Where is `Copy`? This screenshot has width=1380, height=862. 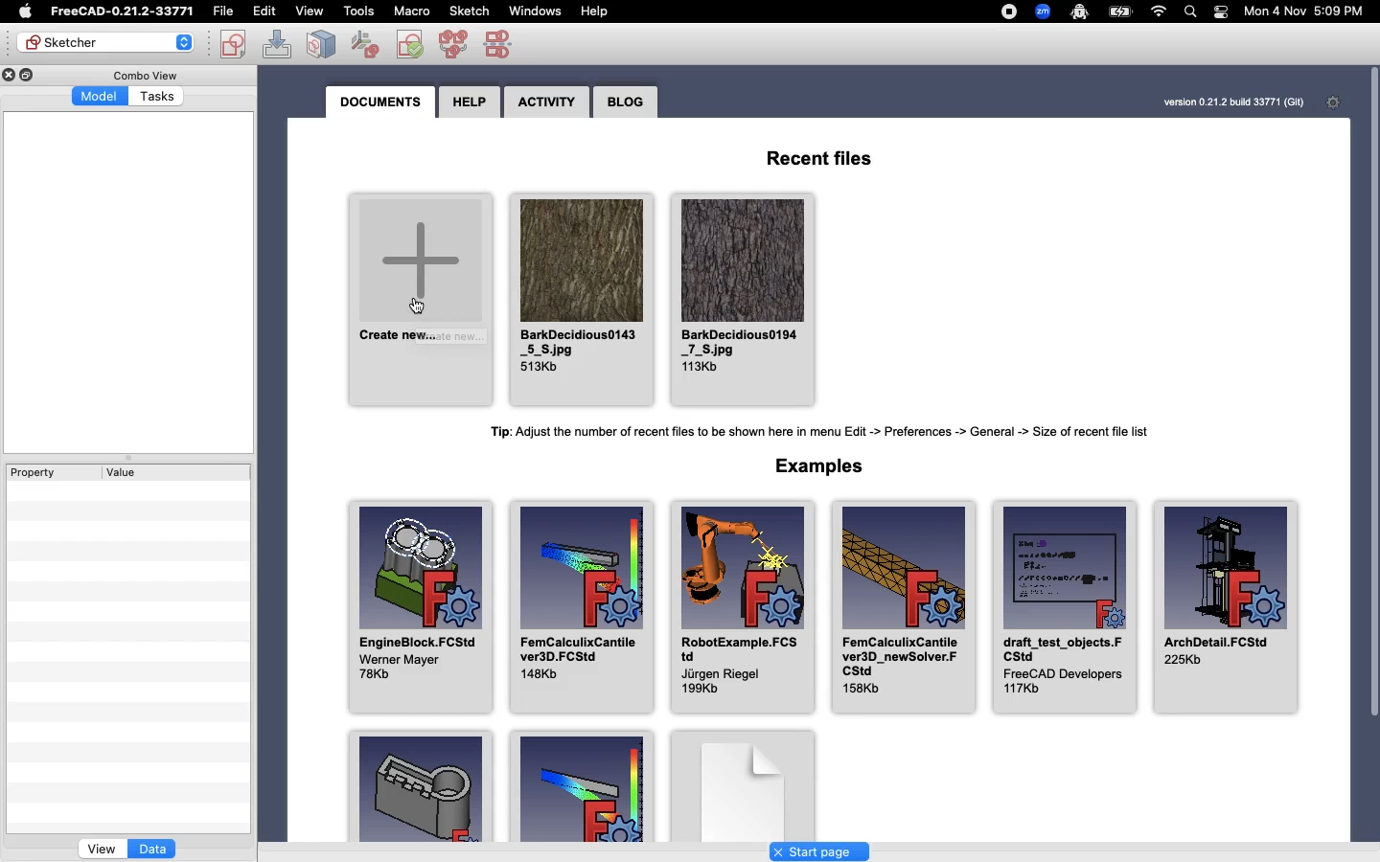
Copy is located at coordinates (29, 75).